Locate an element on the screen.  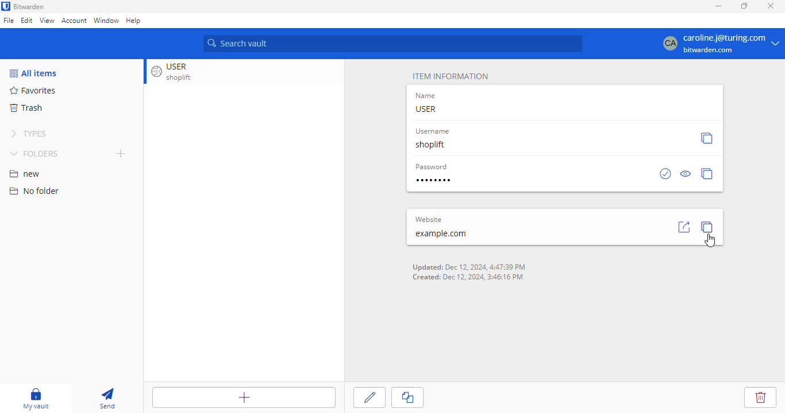
shoplift is located at coordinates (430, 145).